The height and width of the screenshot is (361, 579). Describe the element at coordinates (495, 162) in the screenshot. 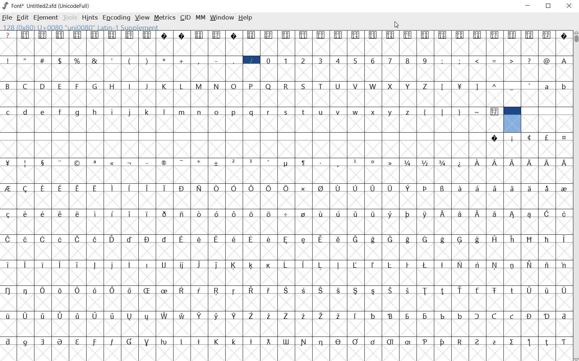

I see `Symbol` at that location.